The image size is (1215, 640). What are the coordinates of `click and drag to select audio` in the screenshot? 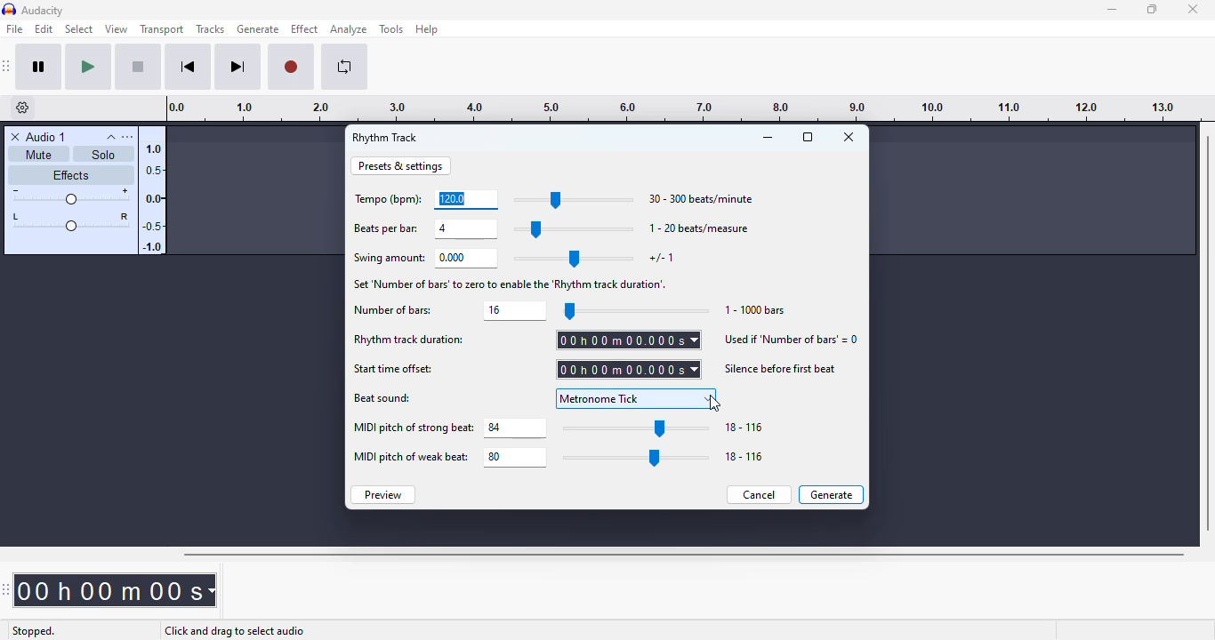 It's located at (235, 630).